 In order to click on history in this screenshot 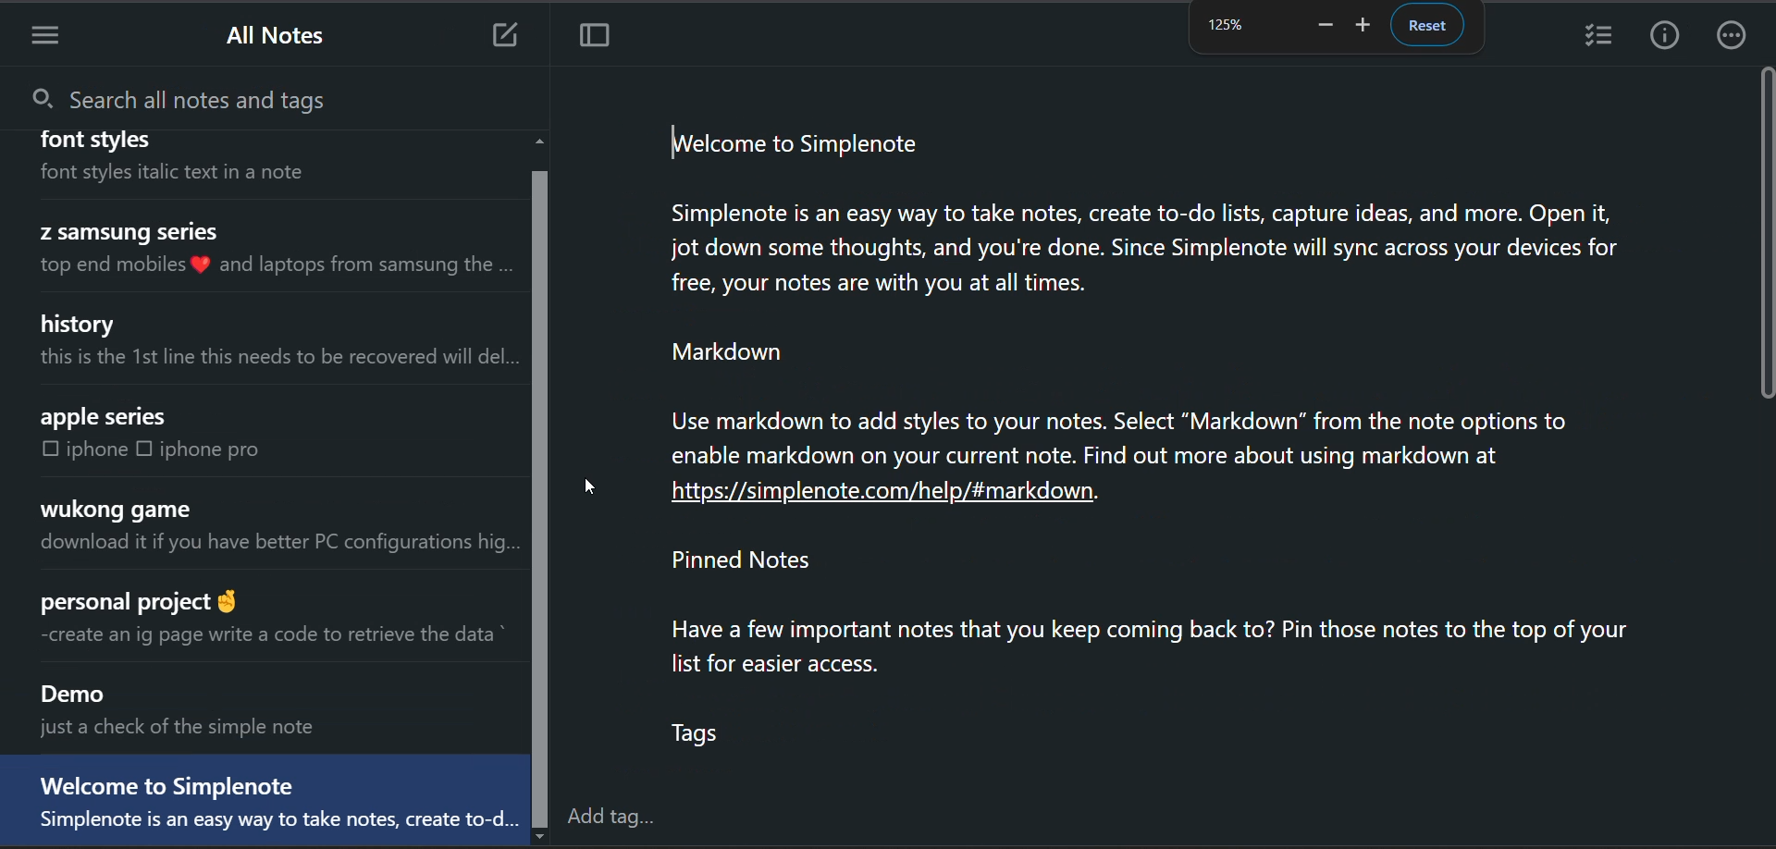, I will do `click(80, 320)`.